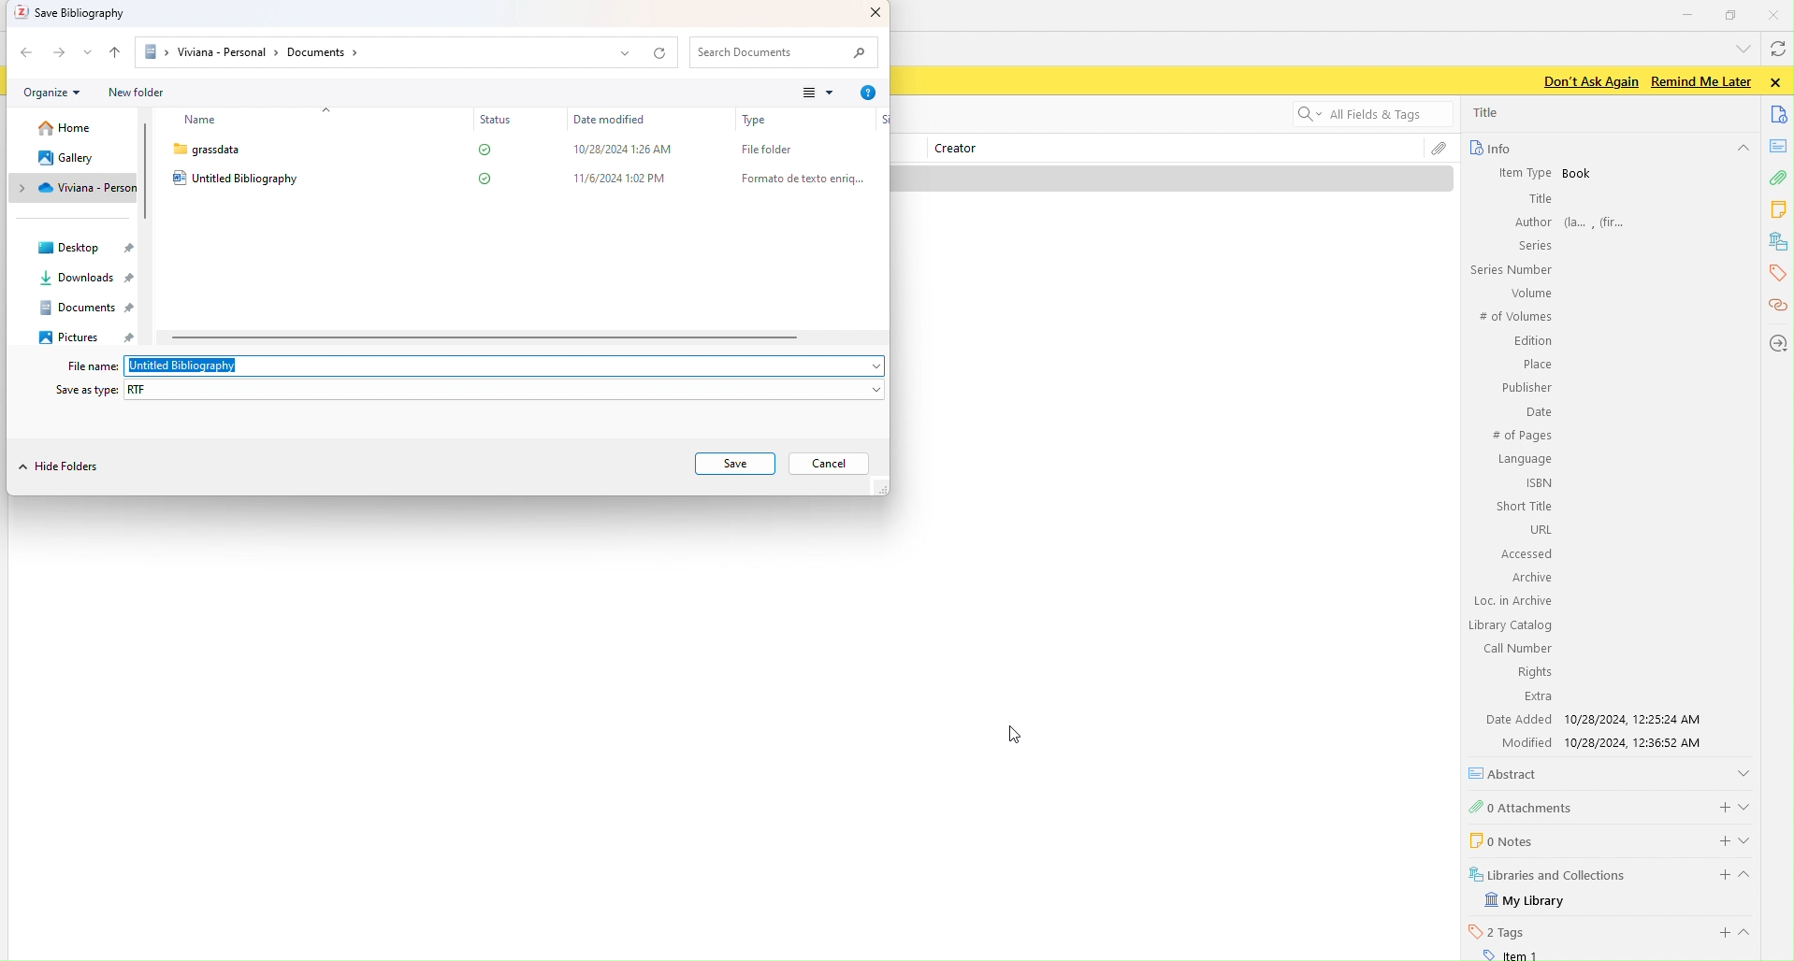 The image size is (1794, 961). I want to click on Author, so click(1531, 222).